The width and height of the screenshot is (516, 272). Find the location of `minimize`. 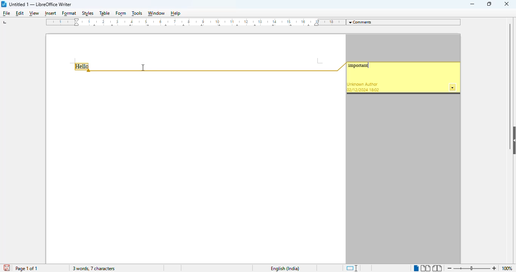

minimize is located at coordinates (473, 4).